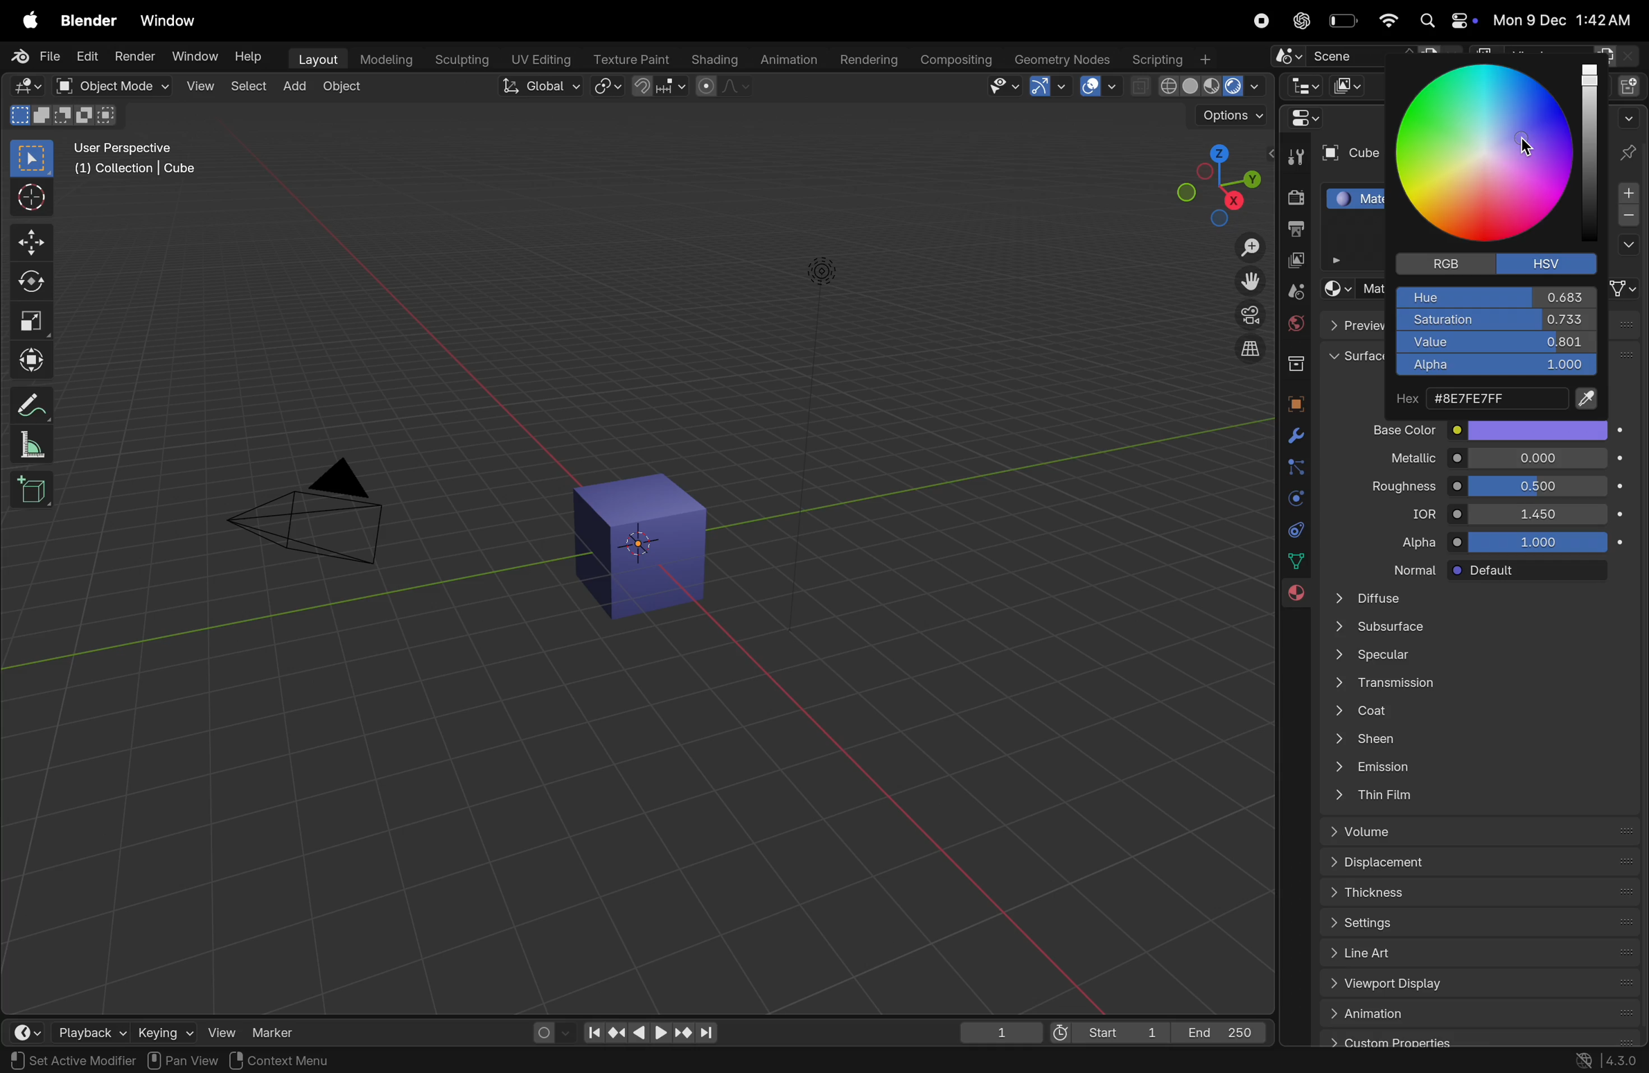 The width and height of the screenshot is (1649, 1073). What do you see at coordinates (1479, 1013) in the screenshot?
I see `animation` at bounding box center [1479, 1013].